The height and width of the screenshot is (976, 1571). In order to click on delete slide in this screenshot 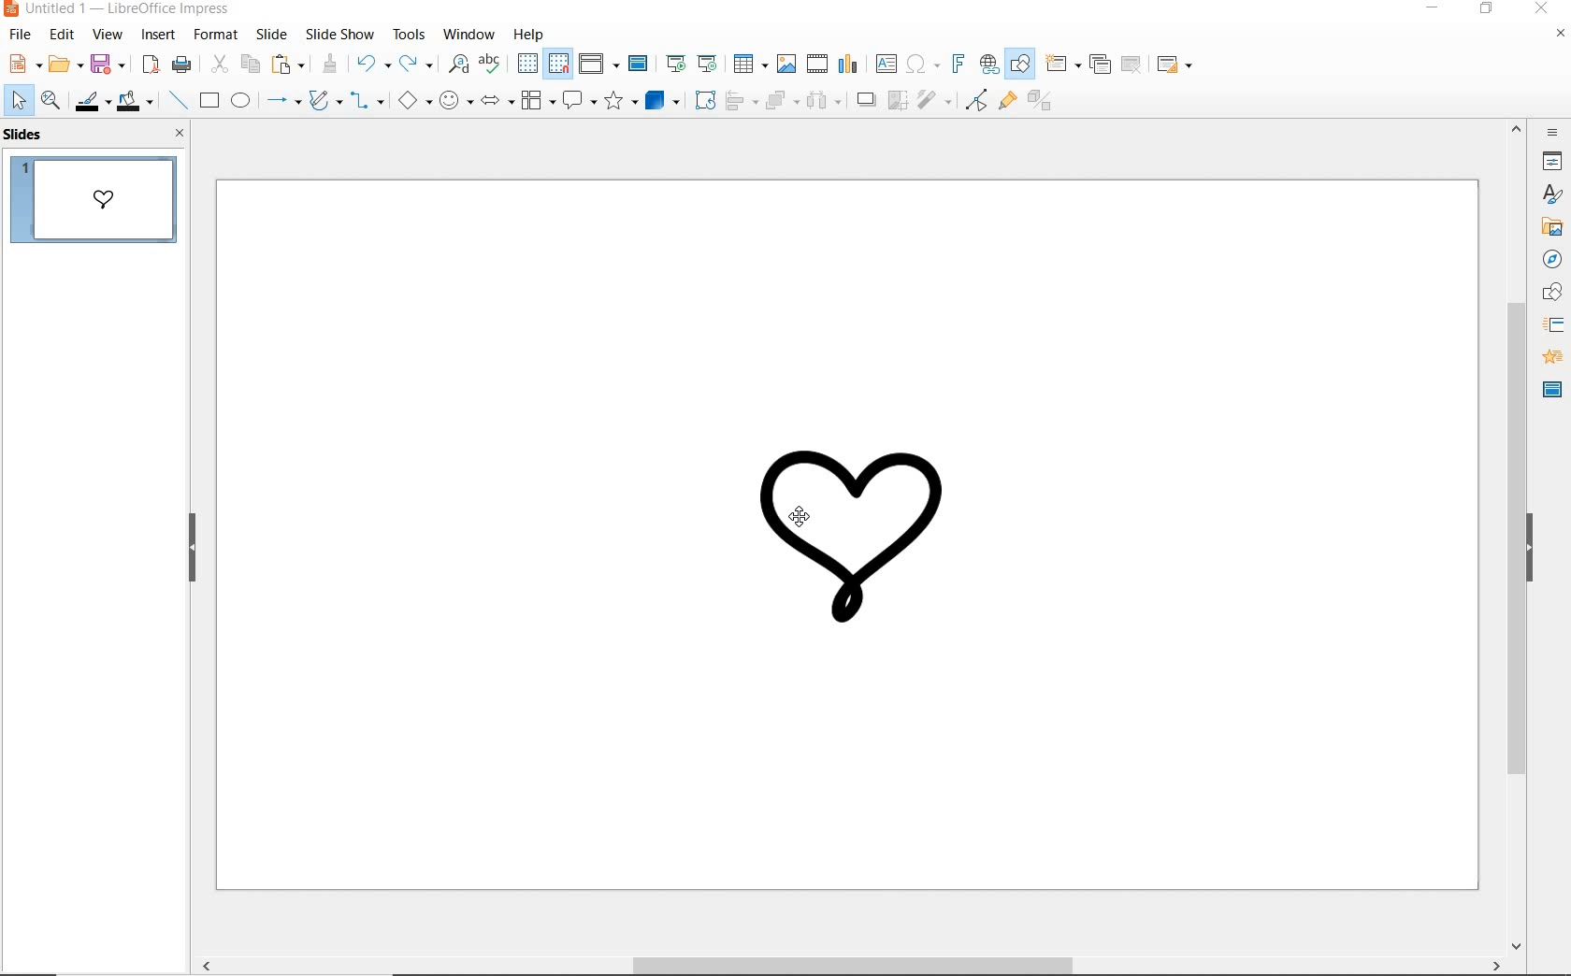, I will do `click(1131, 65)`.